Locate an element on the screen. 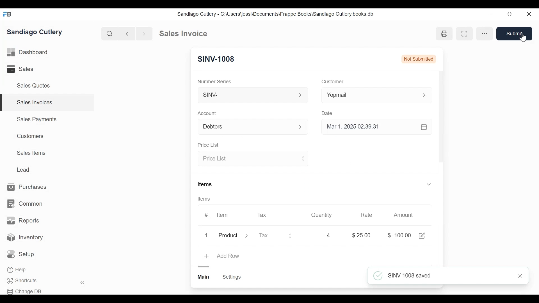 The image size is (539, 303). Tax is located at coordinates (261, 215).